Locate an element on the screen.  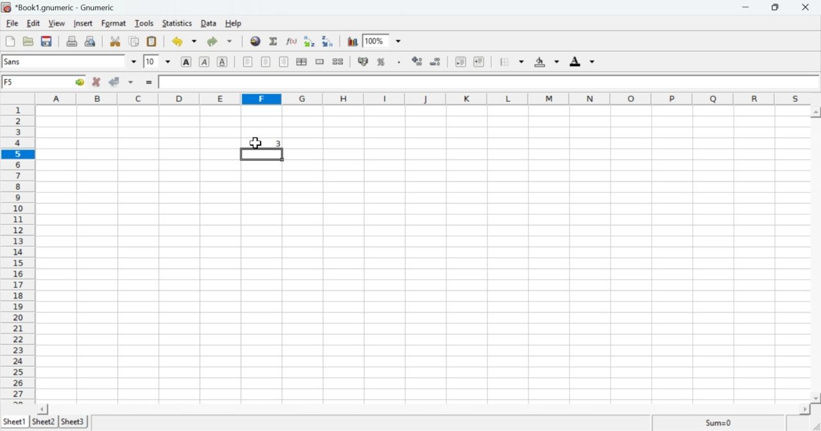
Paste is located at coordinates (153, 40).